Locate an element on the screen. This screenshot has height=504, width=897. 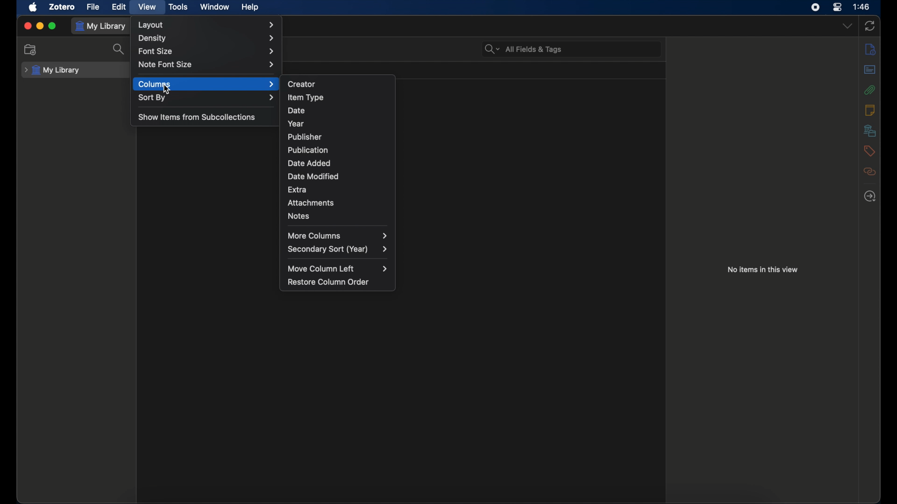
window is located at coordinates (215, 7).